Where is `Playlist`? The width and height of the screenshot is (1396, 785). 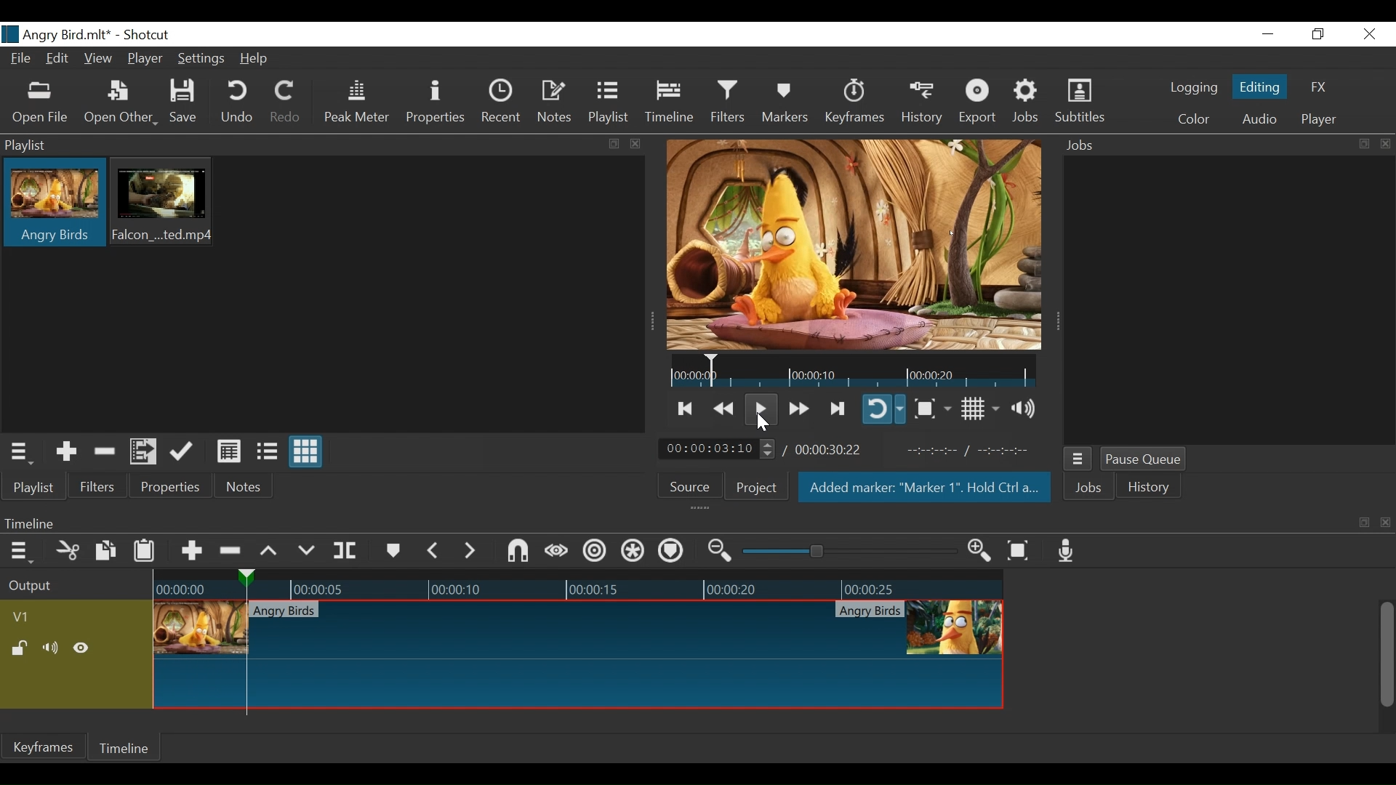
Playlist is located at coordinates (611, 104).